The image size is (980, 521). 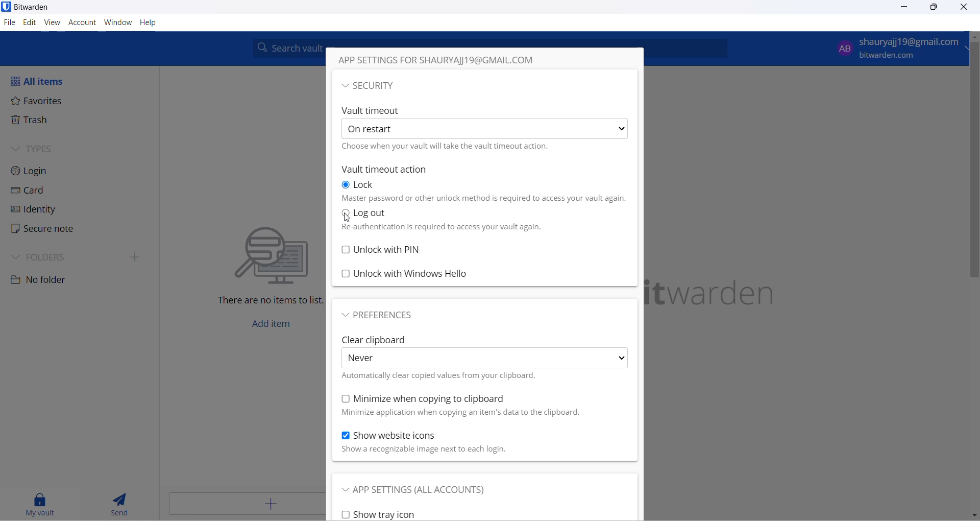 I want to click on clear clipboard options, so click(x=485, y=358).